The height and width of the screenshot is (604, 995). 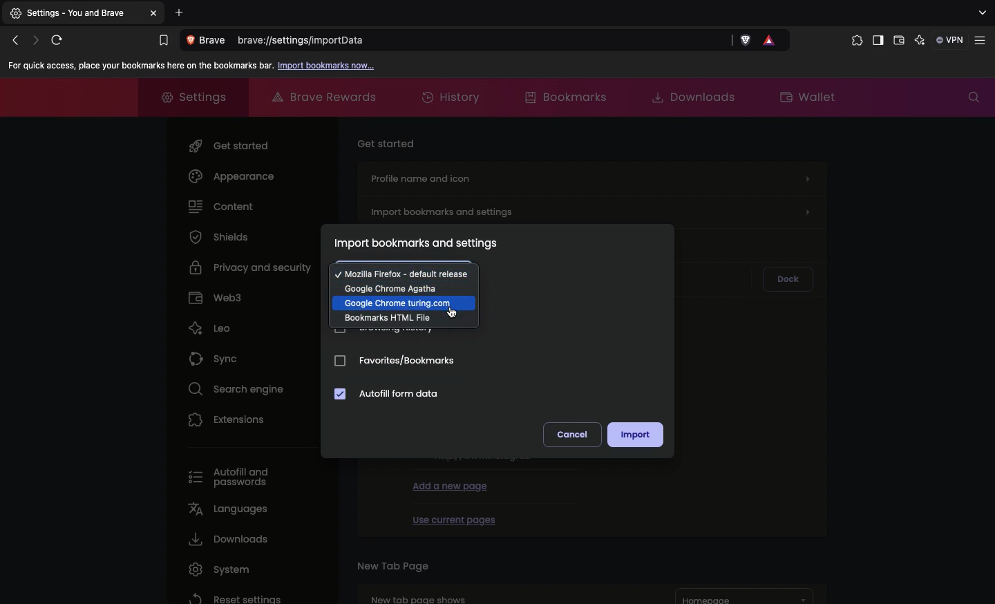 I want to click on Bookmarks HTML file, so click(x=401, y=319).